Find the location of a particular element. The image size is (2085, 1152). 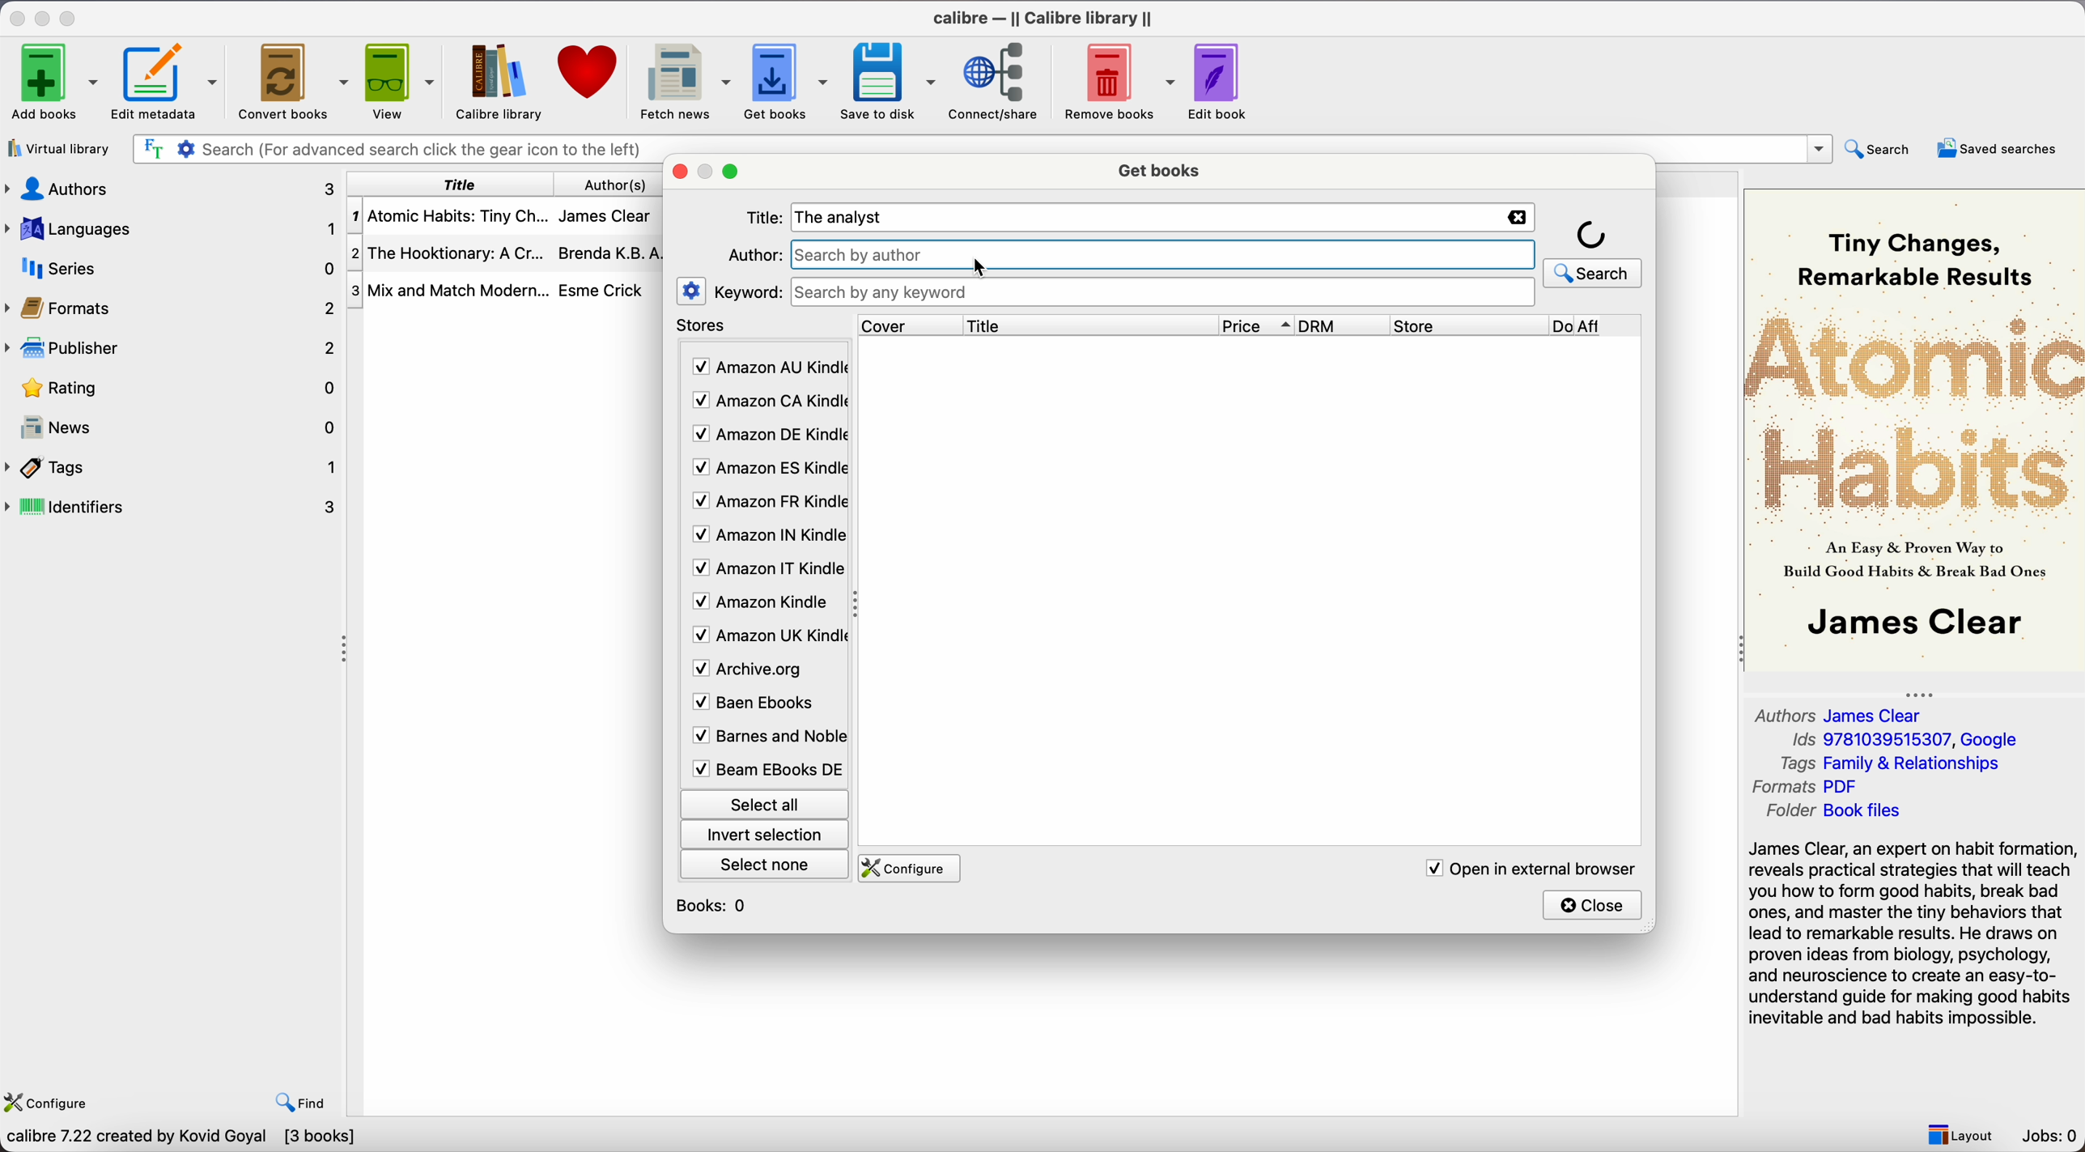

edit metadata is located at coordinates (167, 83).